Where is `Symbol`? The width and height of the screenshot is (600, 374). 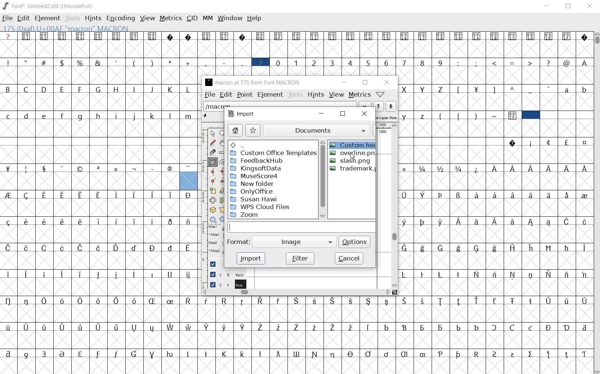
Symbol is located at coordinates (494, 248).